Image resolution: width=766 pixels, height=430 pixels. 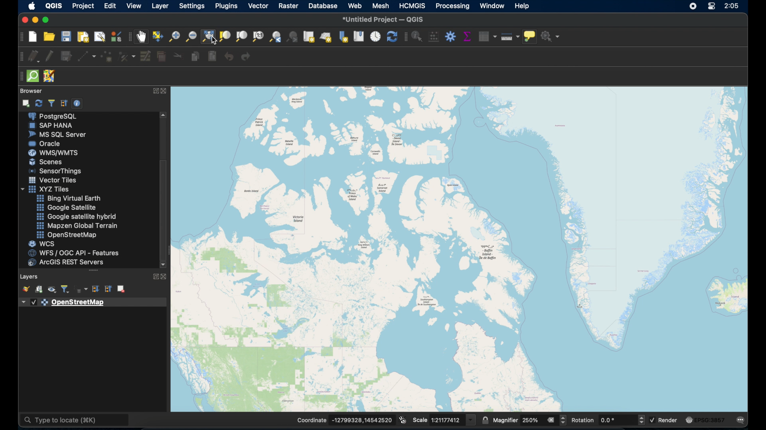 What do you see at coordinates (405, 37) in the screenshot?
I see `attributes toolbar` at bounding box center [405, 37].